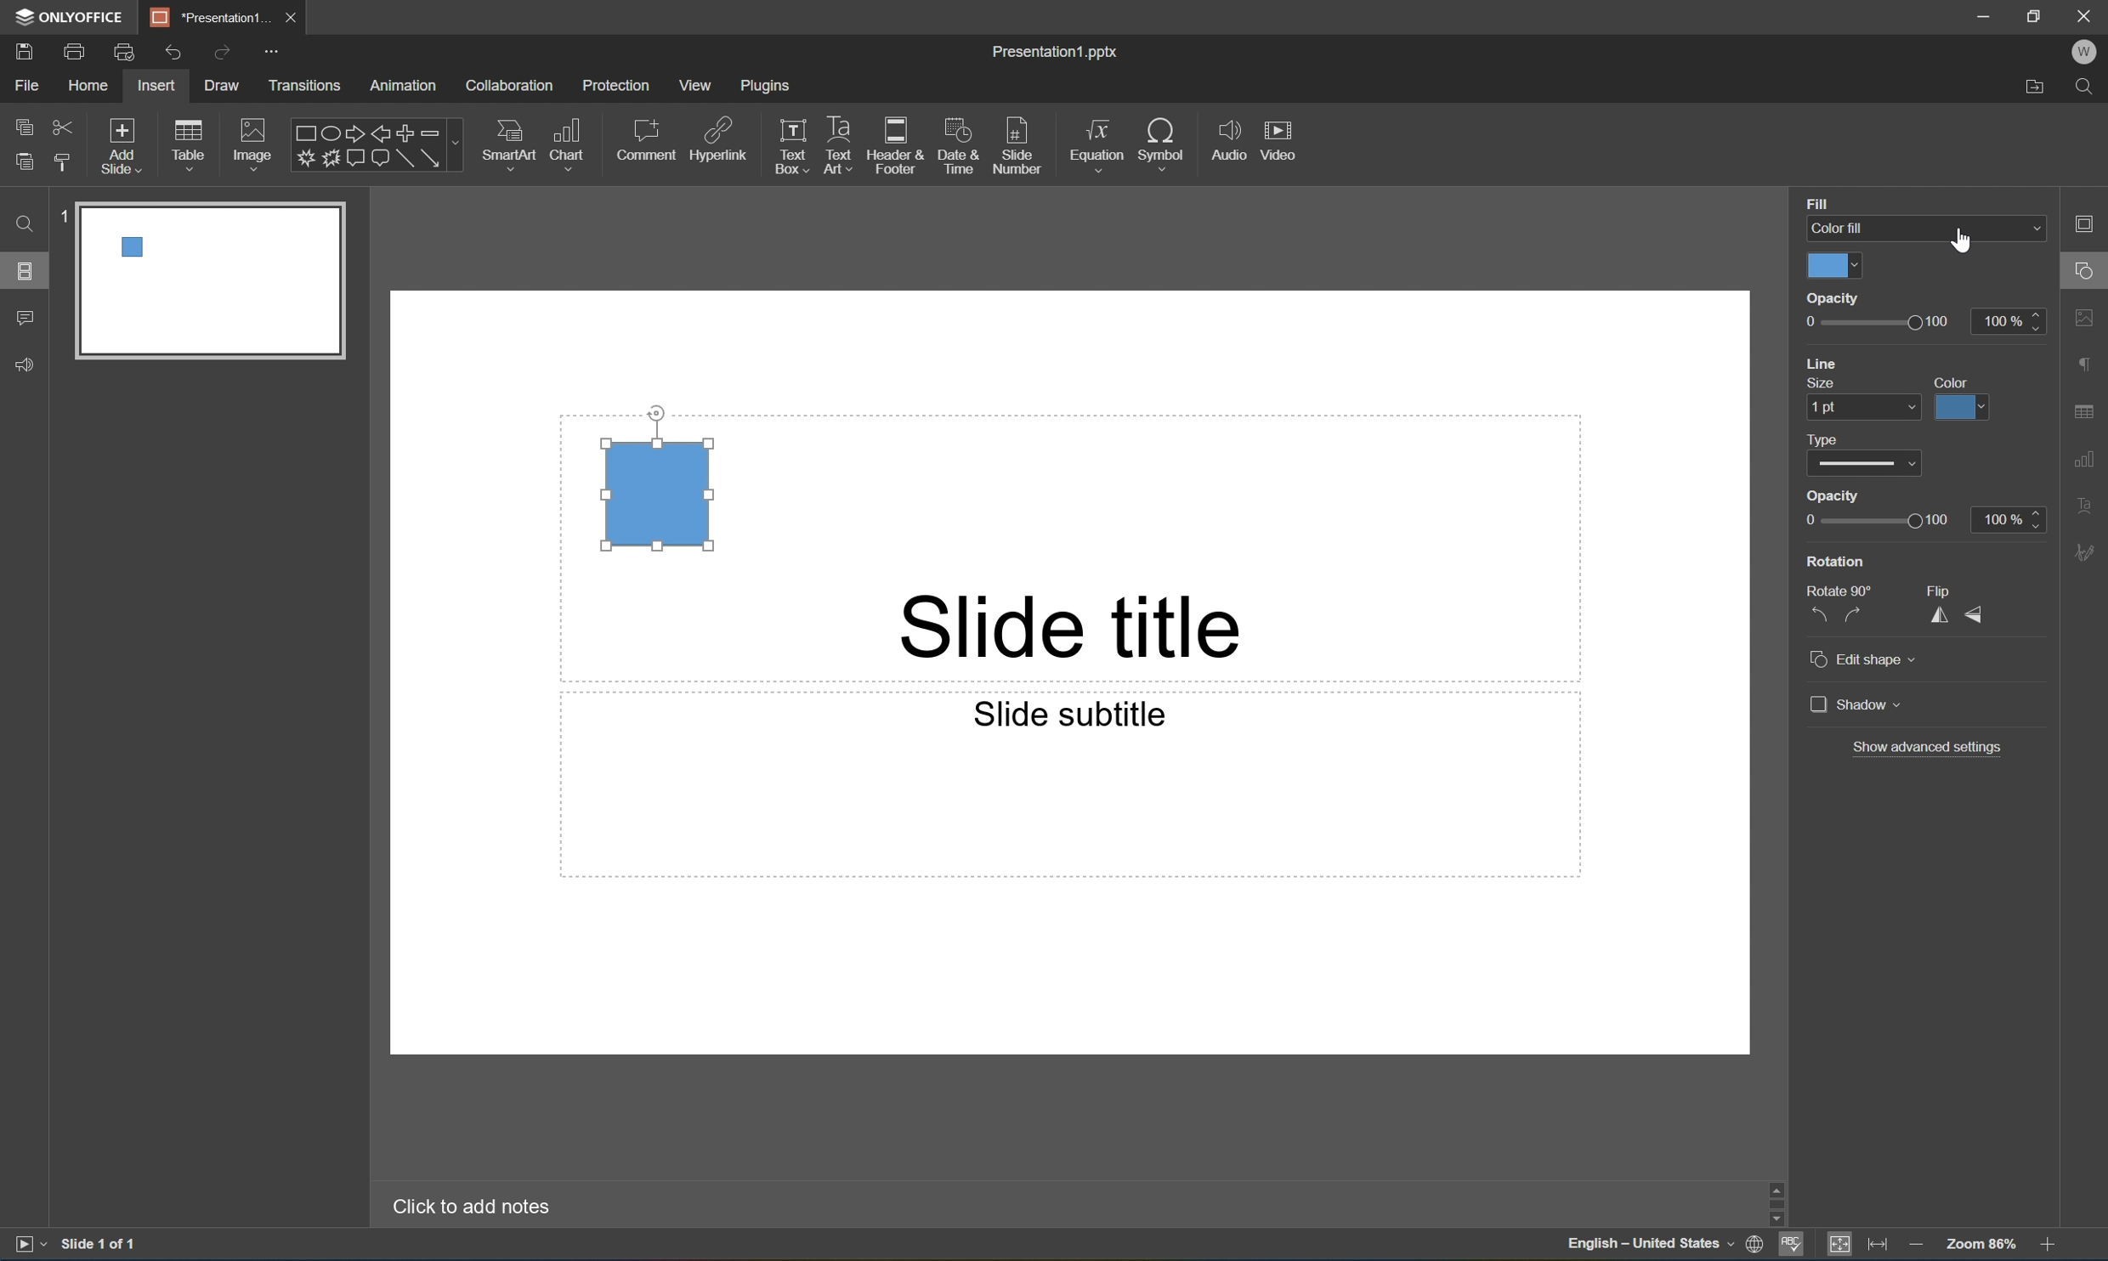 The image size is (2108, 1261). Describe the element at coordinates (406, 133) in the screenshot. I see `Plus` at that location.